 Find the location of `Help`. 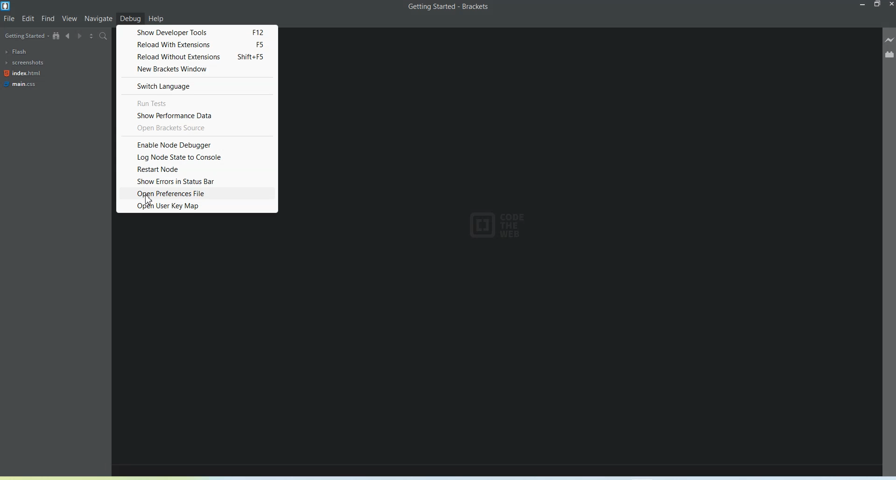

Help is located at coordinates (156, 18).